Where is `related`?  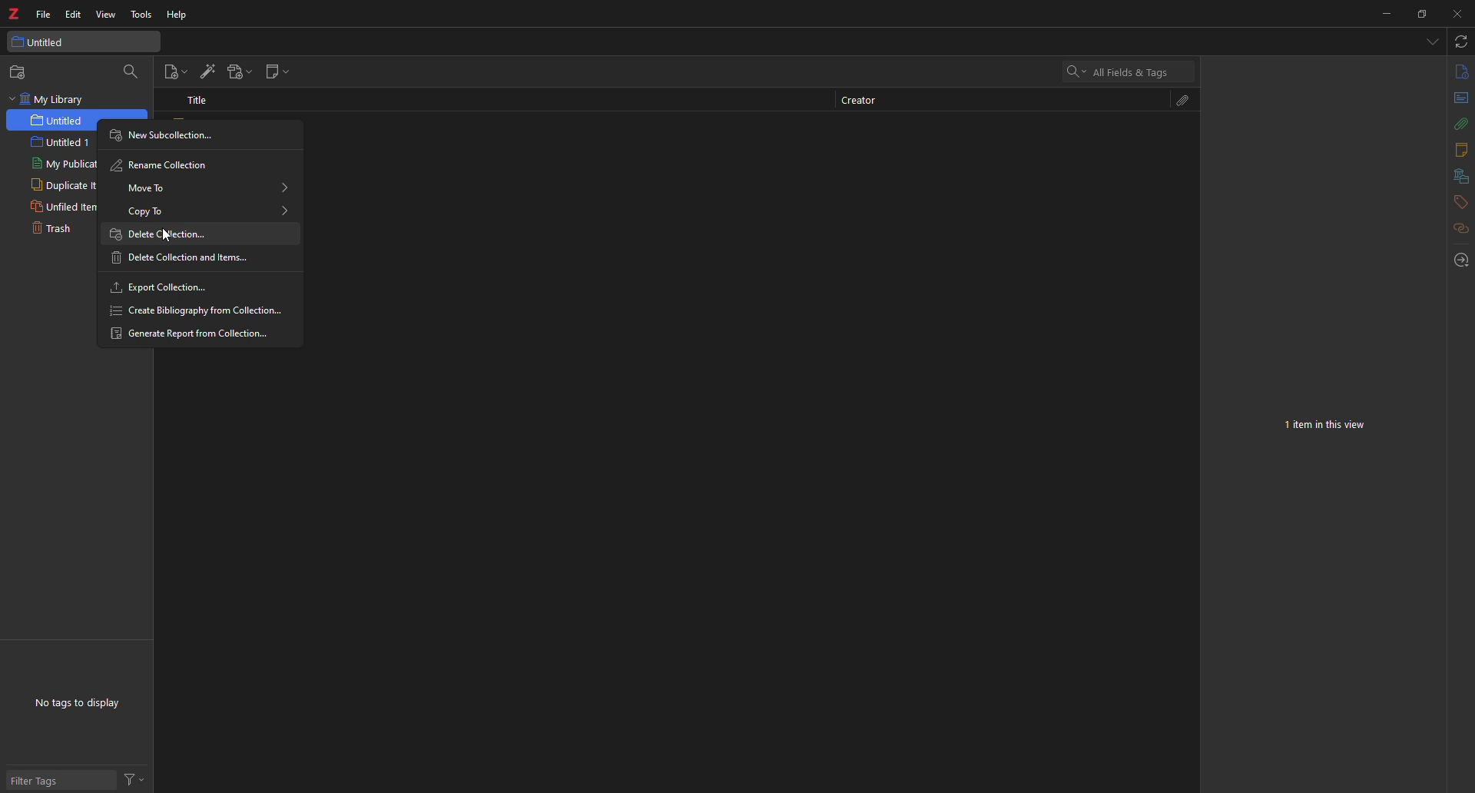 related is located at coordinates (1460, 228).